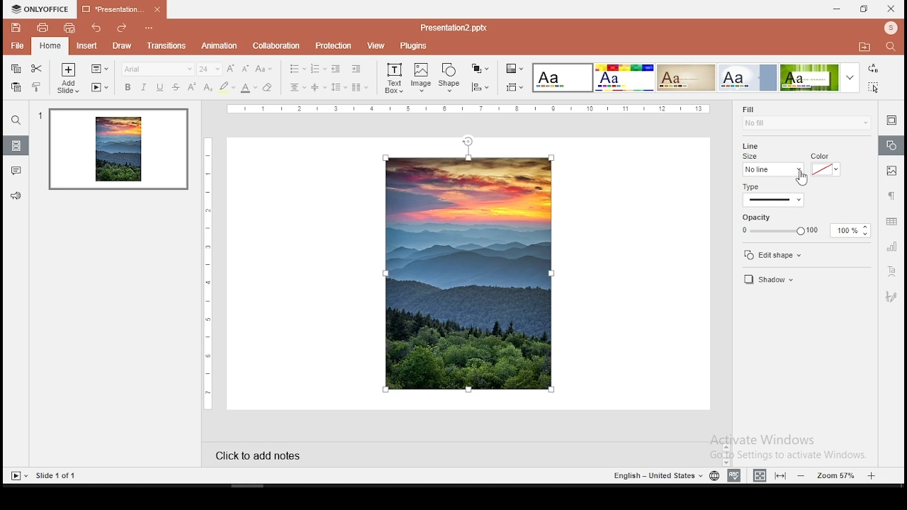 The image size is (907, 510). I want to click on fit to width, so click(758, 475).